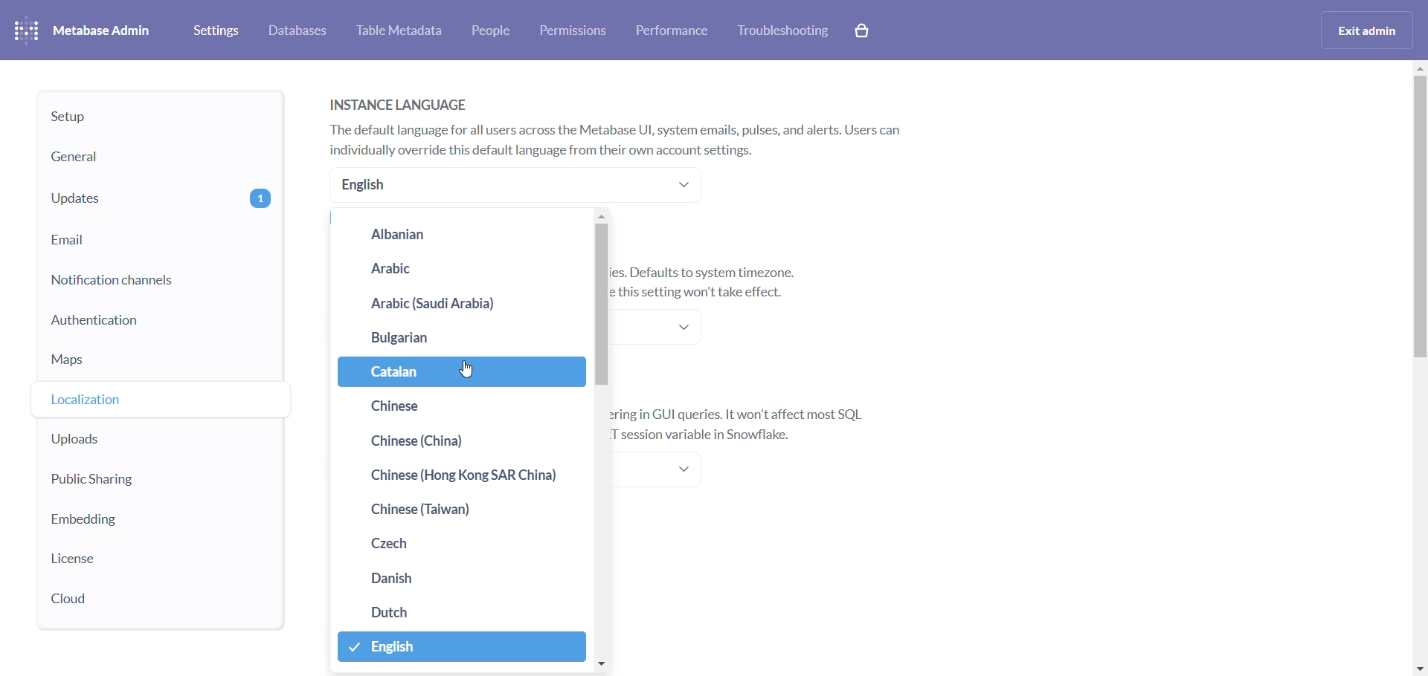 The image size is (1428, 676). Describe the element at coordinates (135, 120) in the screenshot. I see `setup` at that location.